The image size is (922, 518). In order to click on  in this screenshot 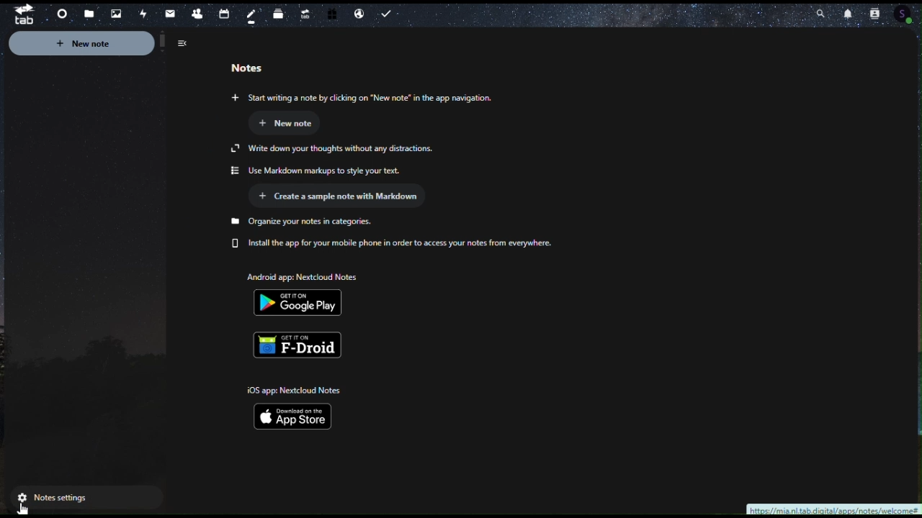, I will do `click(288, 122)`.